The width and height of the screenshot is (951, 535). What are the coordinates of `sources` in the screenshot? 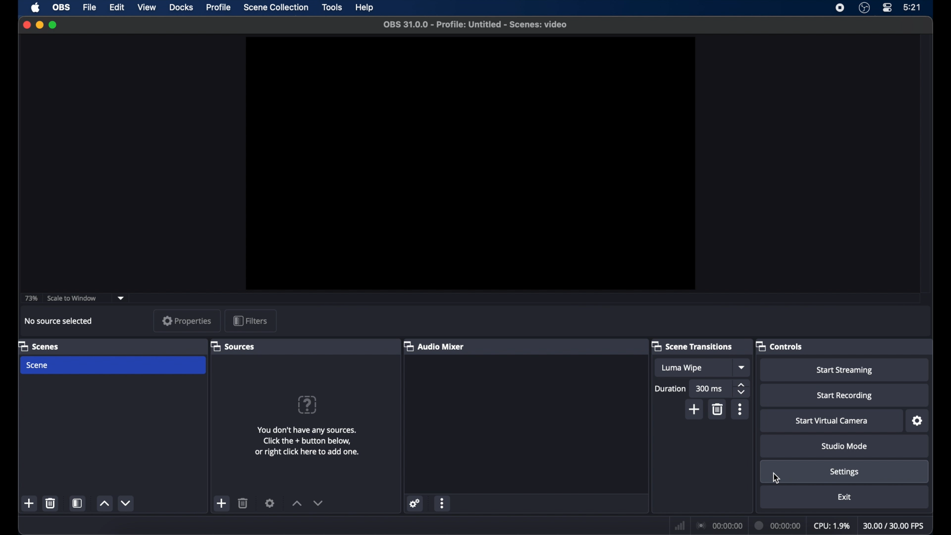 It's located at (232, 346).